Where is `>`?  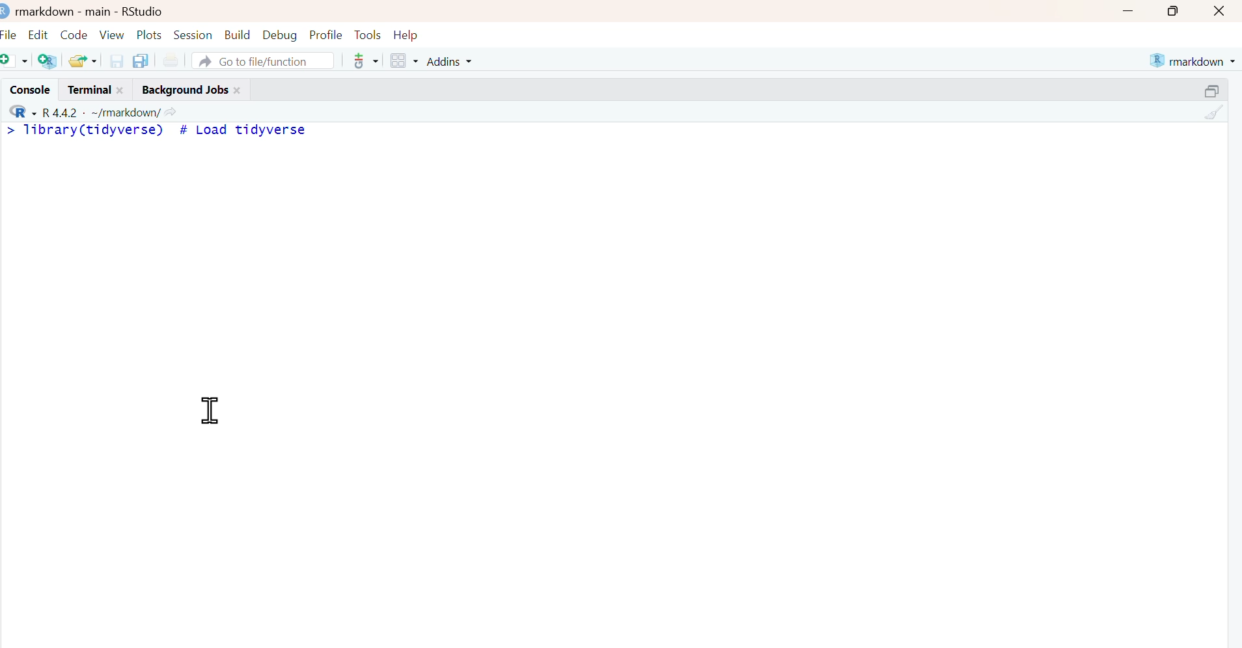 > is located at coordinates (10, 131).